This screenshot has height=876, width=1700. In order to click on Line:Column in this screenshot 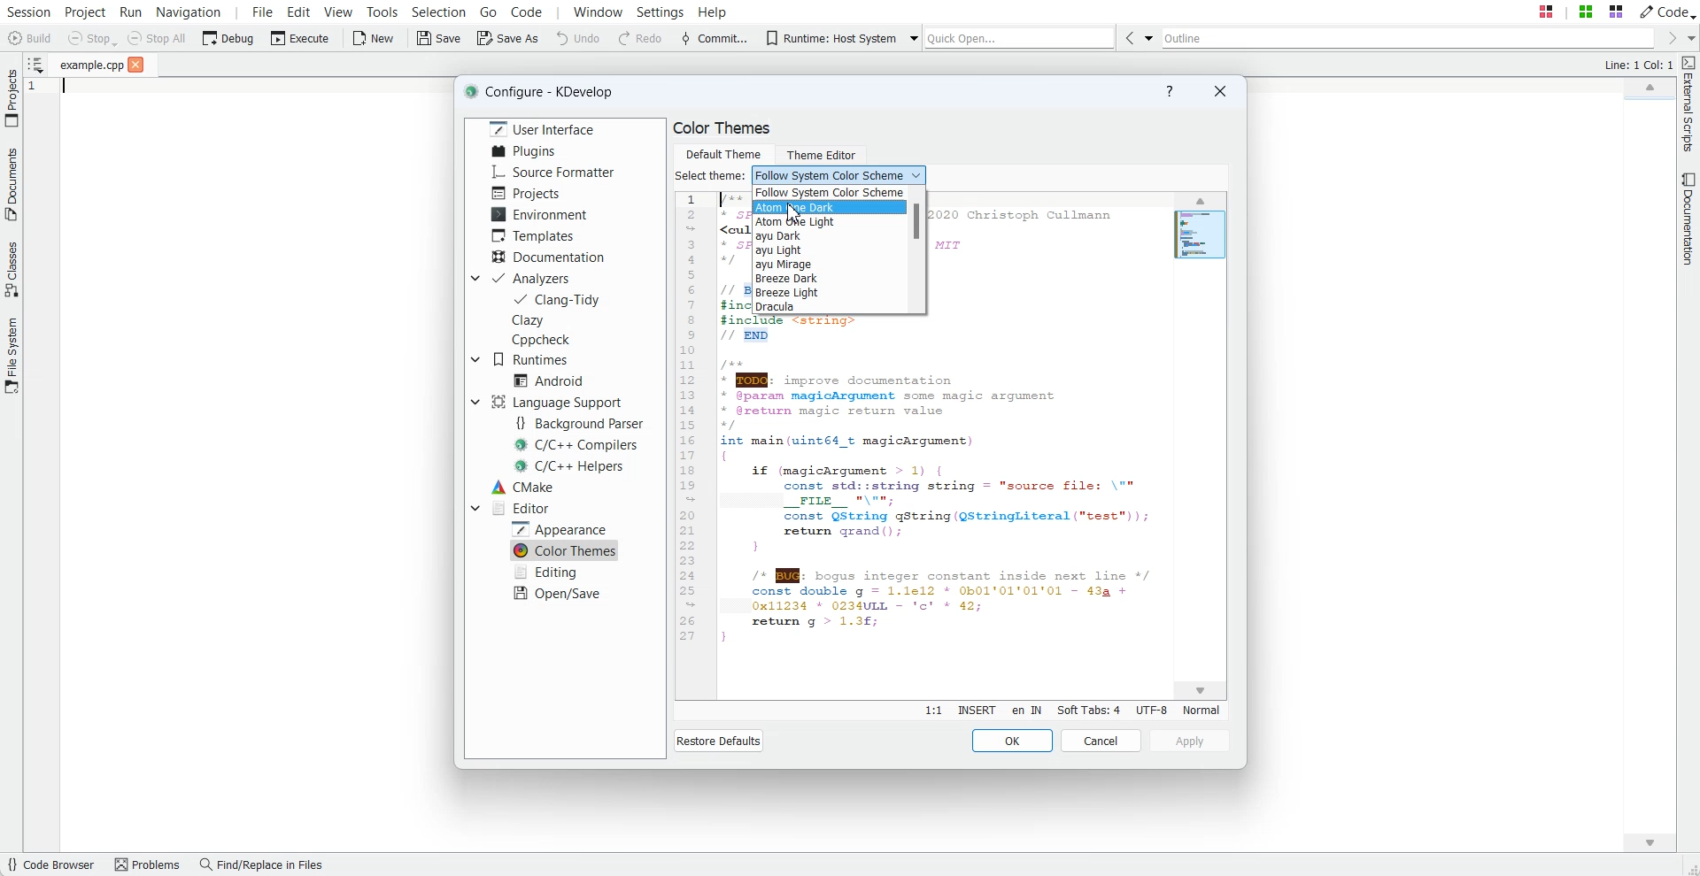, I will do `click(932, 711)`.